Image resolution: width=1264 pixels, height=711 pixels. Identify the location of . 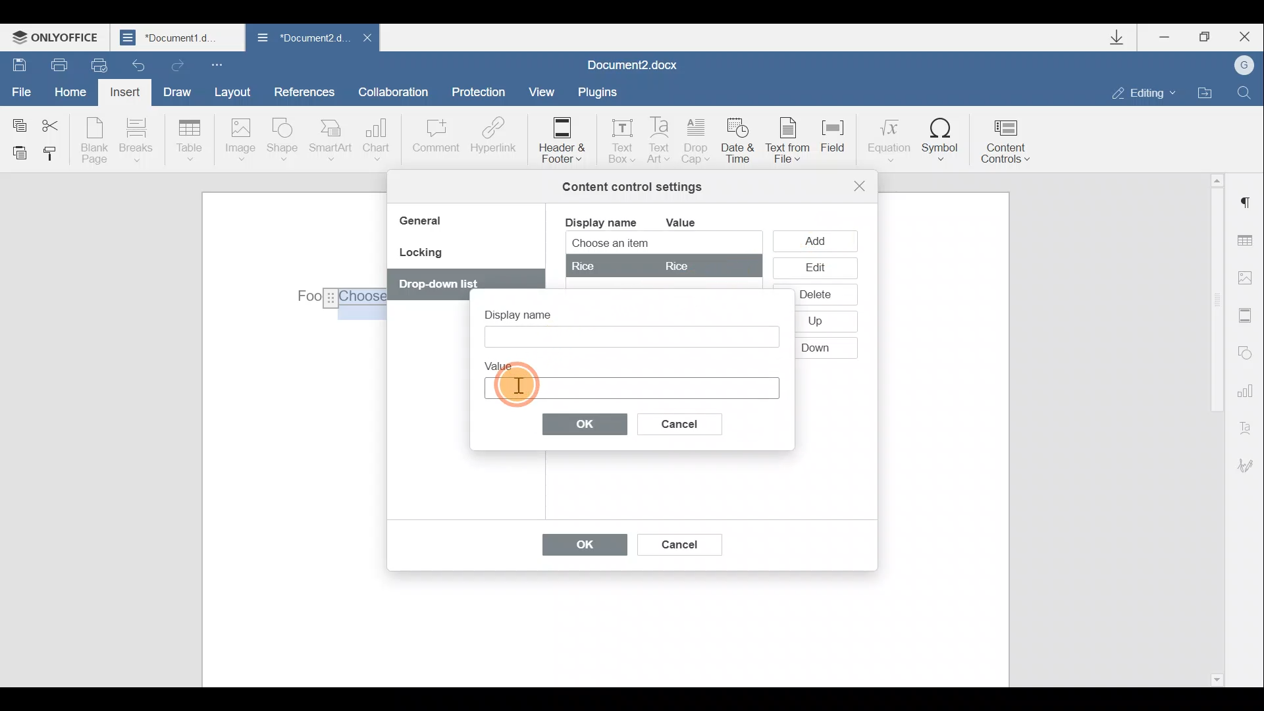
(444, 283).